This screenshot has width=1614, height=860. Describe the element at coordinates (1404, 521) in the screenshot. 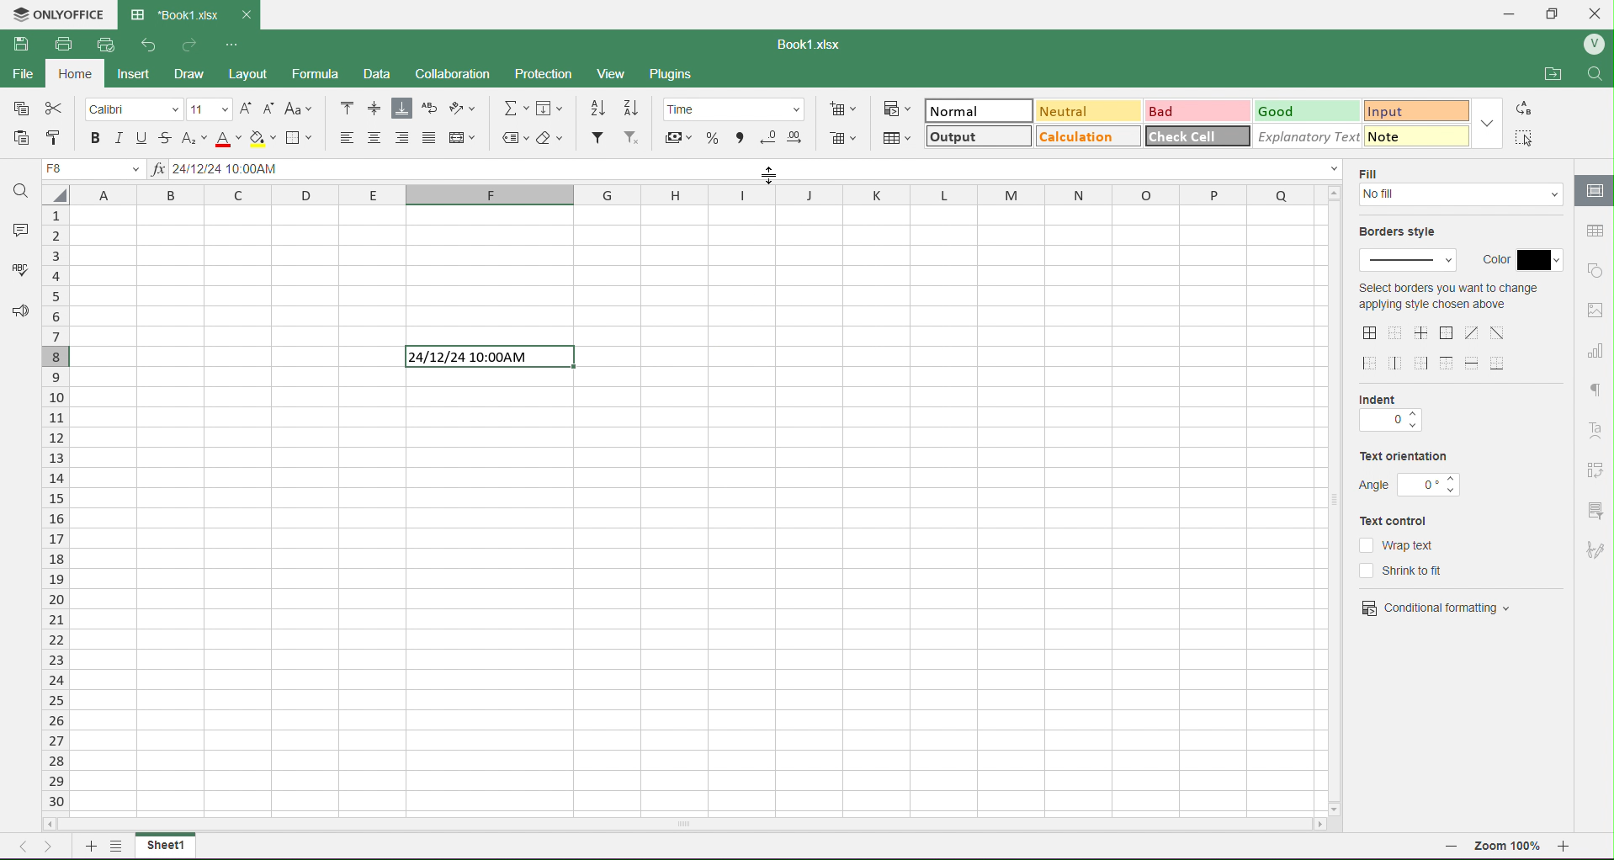

I see `text control` at that location.